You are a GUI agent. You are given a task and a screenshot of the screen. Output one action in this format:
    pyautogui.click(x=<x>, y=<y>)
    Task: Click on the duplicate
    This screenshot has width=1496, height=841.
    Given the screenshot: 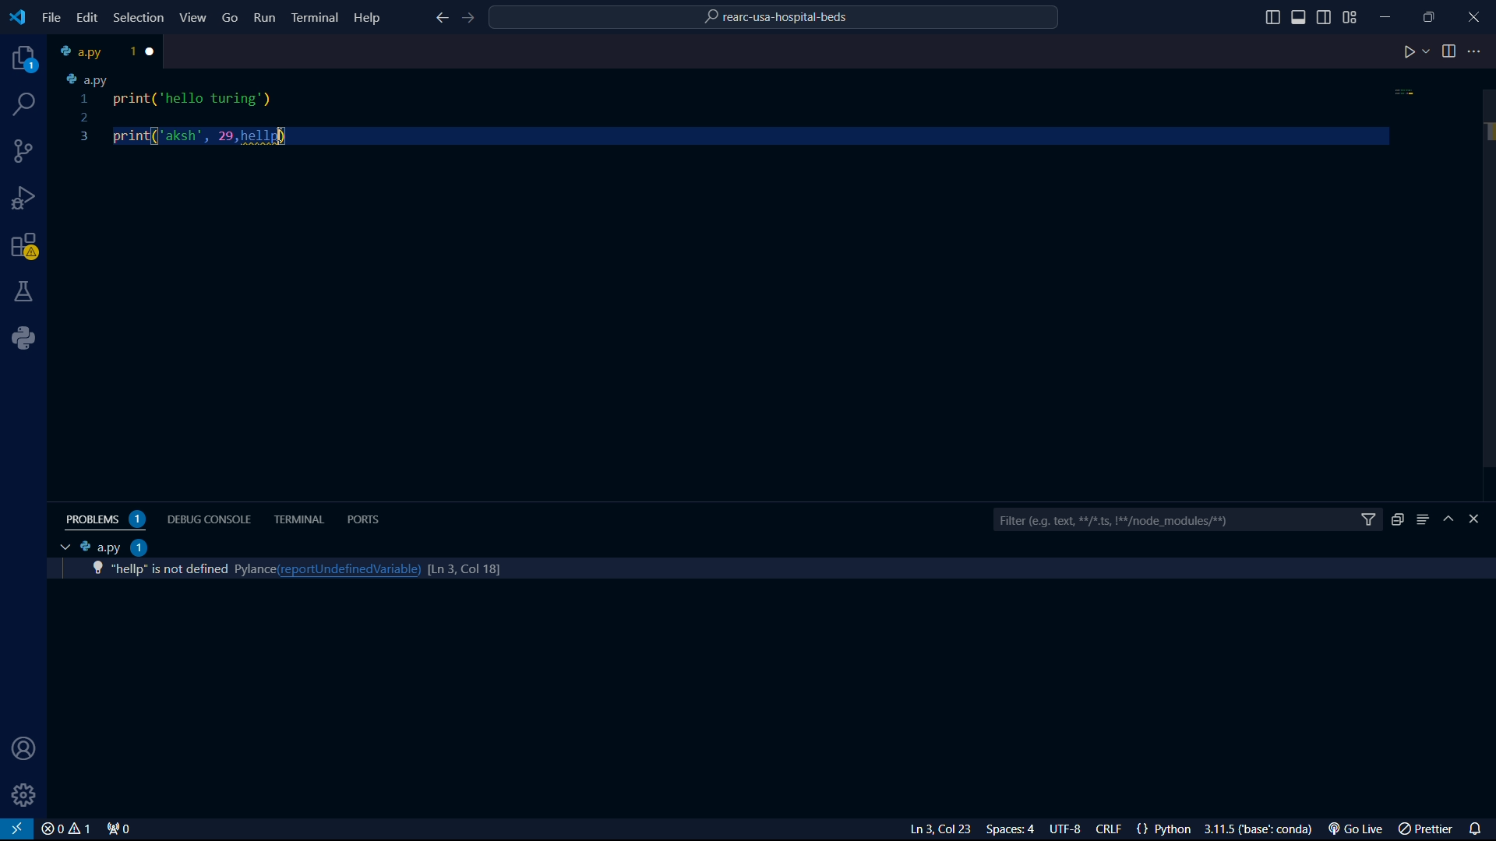 What is the action you would take?
    pyautogui.click(x=1397, y=519)
    